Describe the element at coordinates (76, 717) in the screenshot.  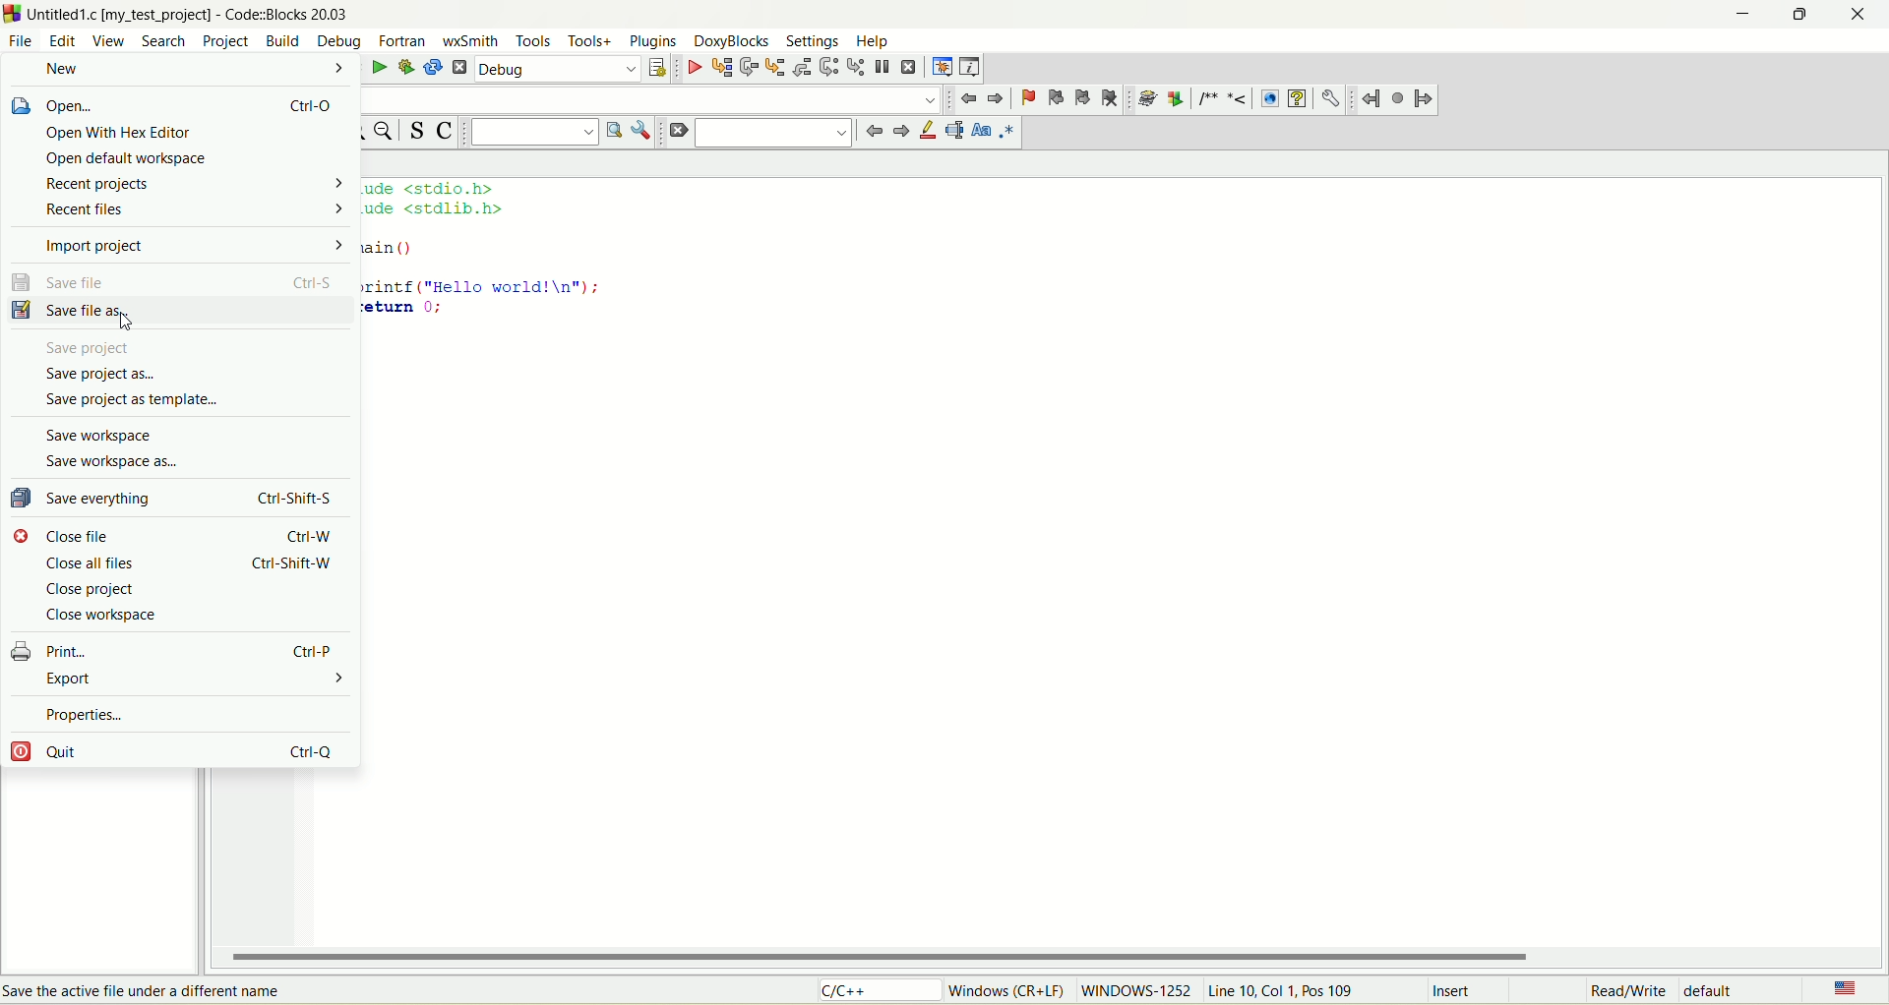
I see `properties` at that location.